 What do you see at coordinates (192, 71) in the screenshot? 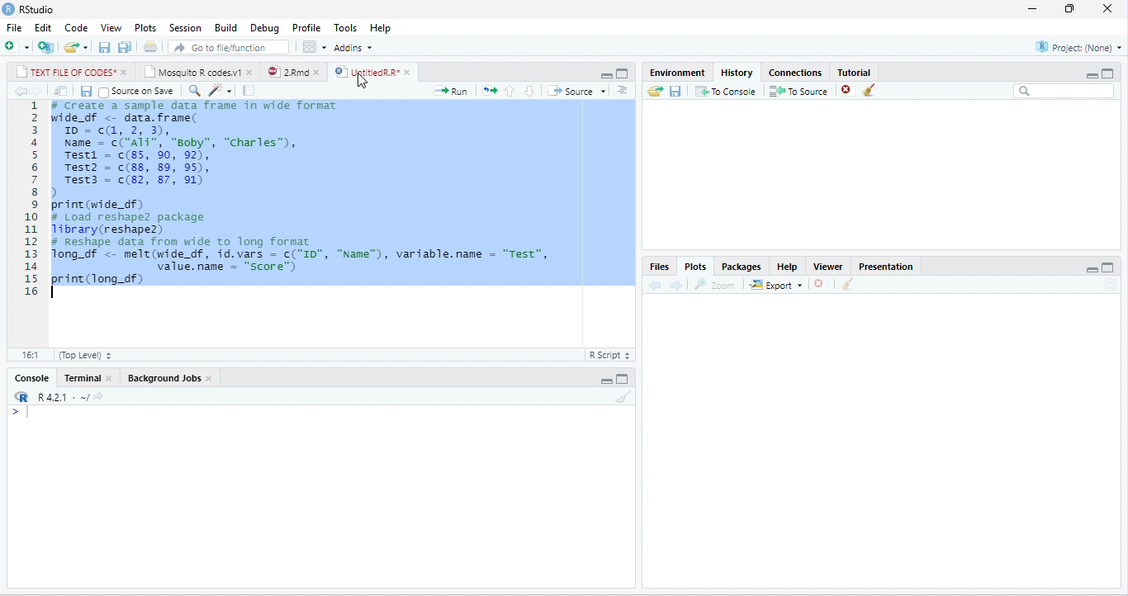
I see `Mosquito R codes.v1` at bounding box center [192, 71].